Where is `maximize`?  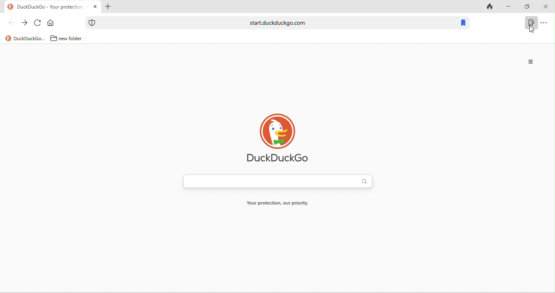 maximize is located at coordinates (527, 7).